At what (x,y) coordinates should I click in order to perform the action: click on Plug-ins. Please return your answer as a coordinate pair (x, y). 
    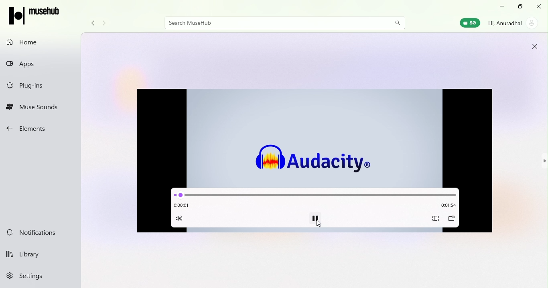
    Looking at the image, I should click on (40, 86).